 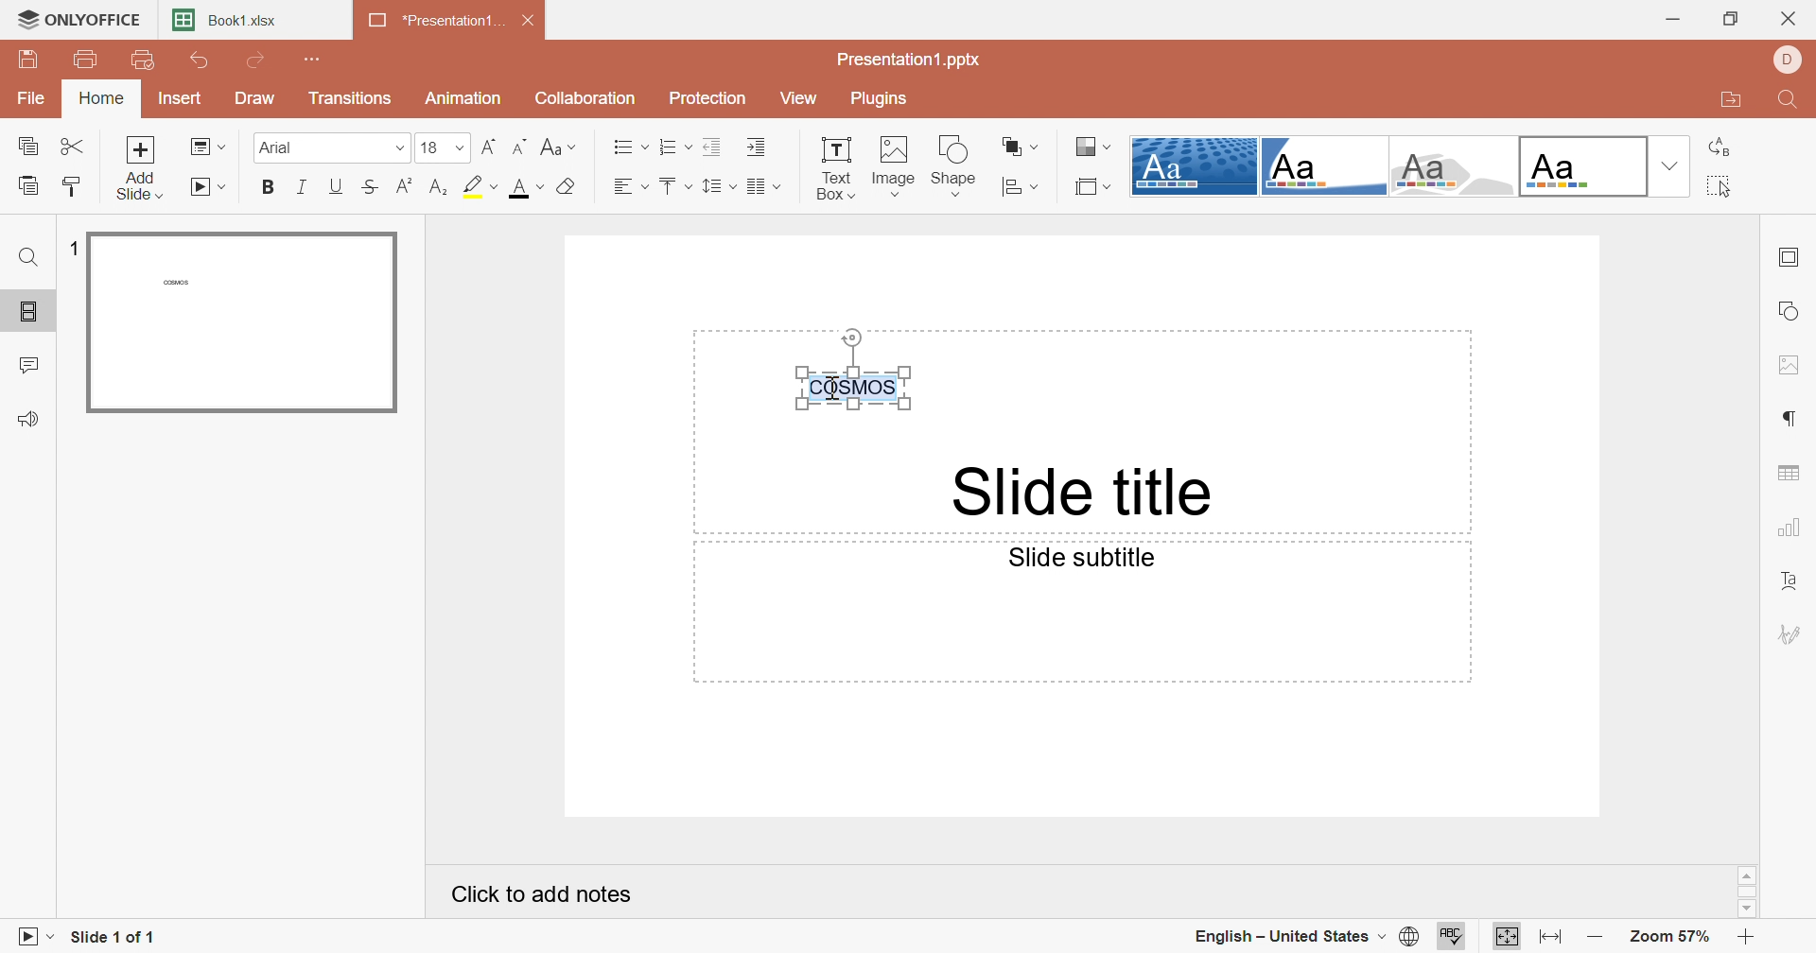 What do you see at coordinates (31, 256) in the screenshot?
I see `Find` at bounding box center [31, 256].